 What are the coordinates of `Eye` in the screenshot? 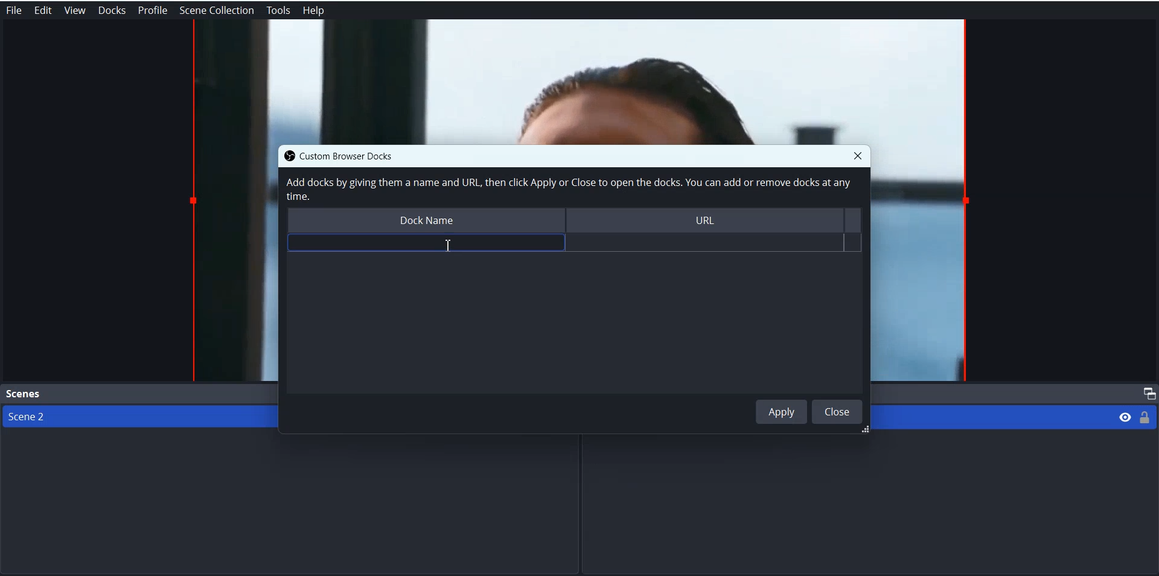 It's located at (1125, 416).